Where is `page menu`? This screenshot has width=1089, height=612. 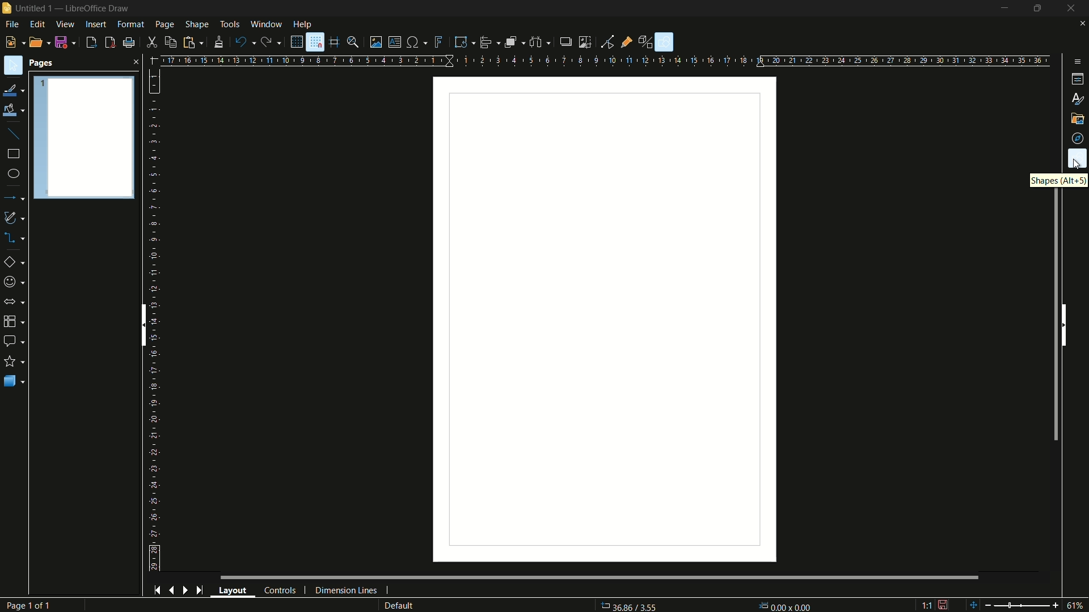
page menu is located at coordinates (166, 24).